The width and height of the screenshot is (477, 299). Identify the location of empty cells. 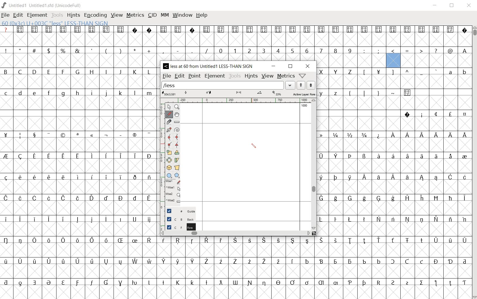
(80, 81).